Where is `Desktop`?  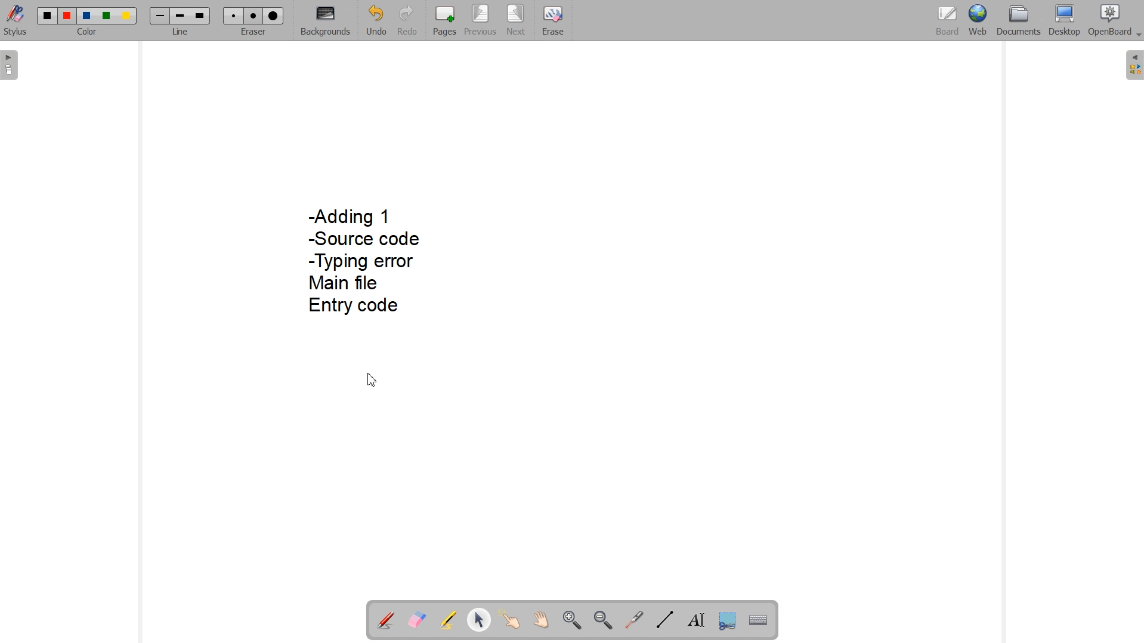 Desktop is located at coordinates (1065, 21).